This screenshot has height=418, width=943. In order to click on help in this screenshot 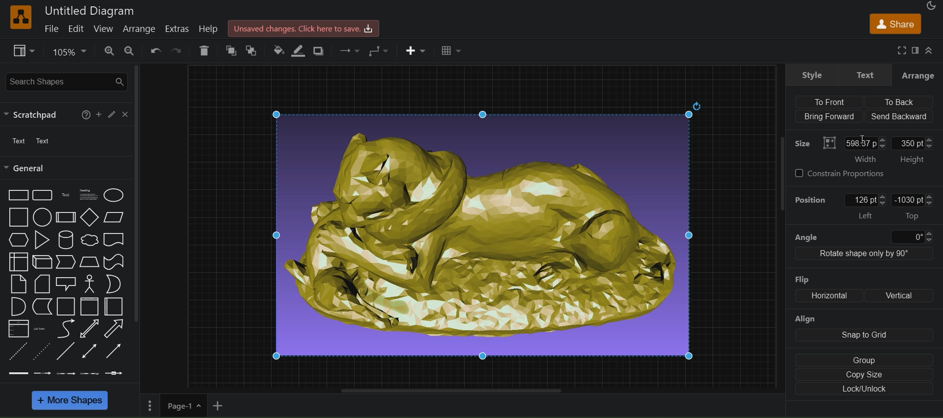, I will do `click(210, 28)`.